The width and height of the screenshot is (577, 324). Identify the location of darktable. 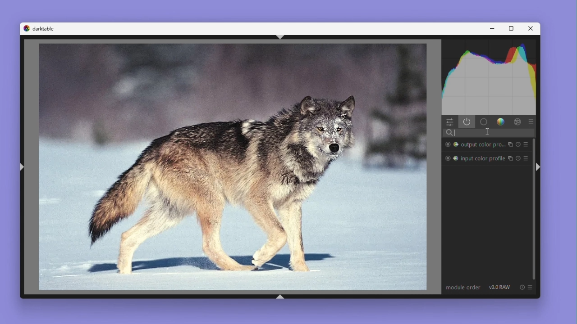
(45, 28).